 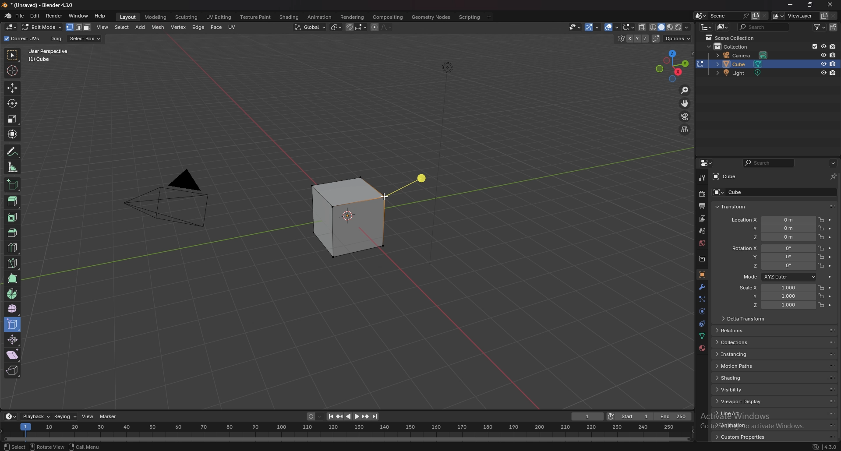 I want to click on search, so click(x=764, y=27).